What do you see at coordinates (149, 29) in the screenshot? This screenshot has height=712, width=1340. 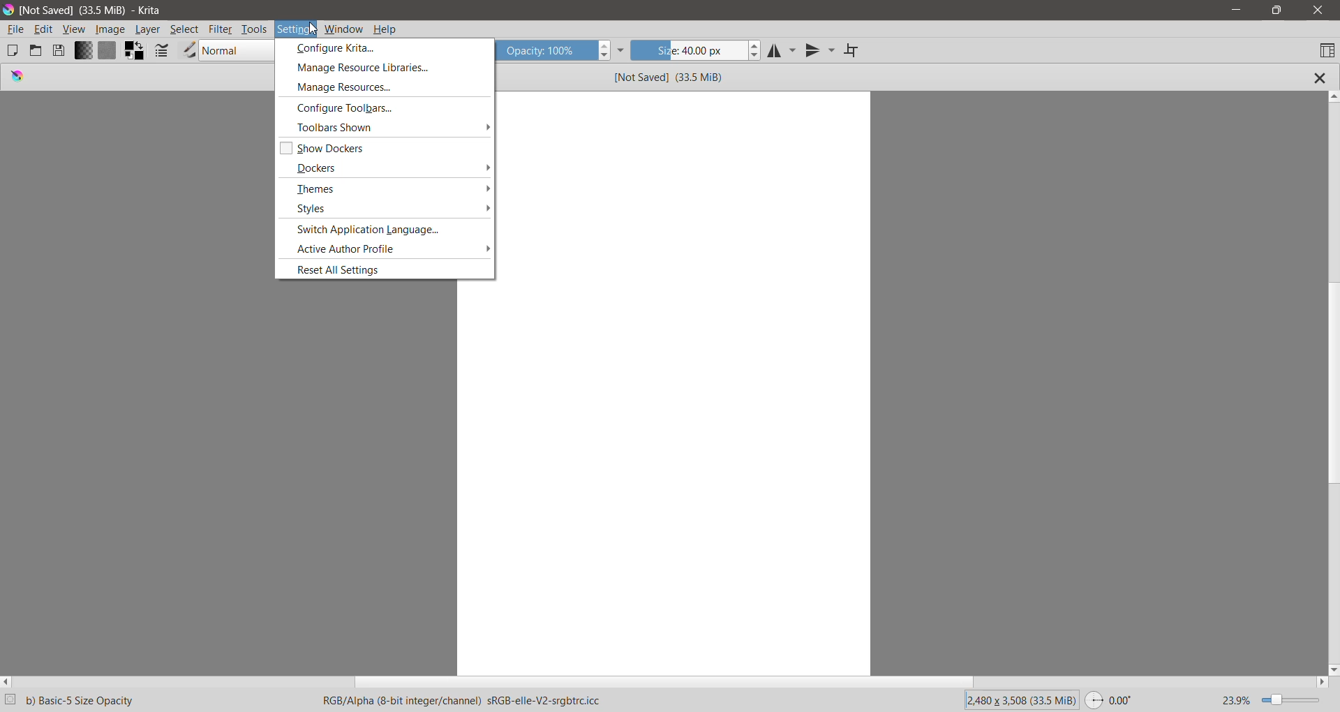 I see `Layer` at bounding box center [149, 29].